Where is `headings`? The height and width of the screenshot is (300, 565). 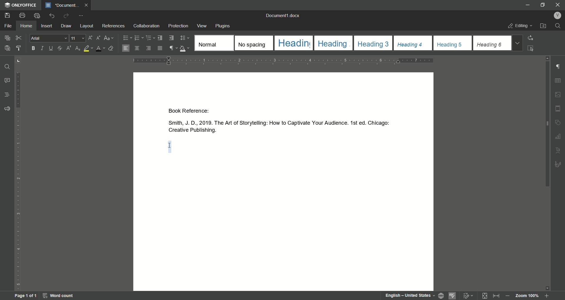
headings is located at coordinates (492, 43).